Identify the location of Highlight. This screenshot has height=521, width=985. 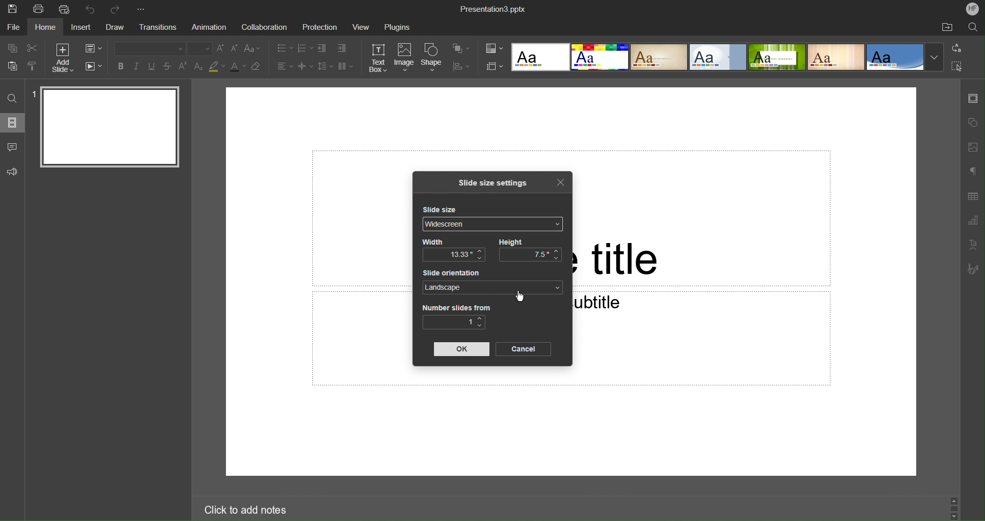
(217, 67).